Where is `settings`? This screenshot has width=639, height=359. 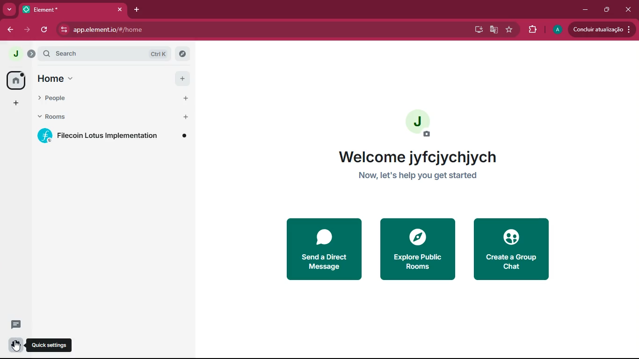 settings is located at coordinates (15, 346).